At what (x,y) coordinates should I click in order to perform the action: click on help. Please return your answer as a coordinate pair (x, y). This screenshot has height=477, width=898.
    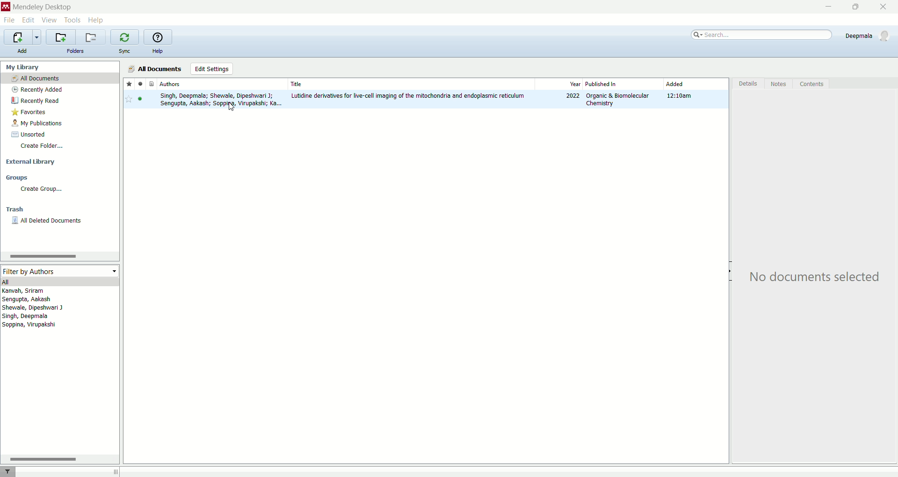
    Looking at the image, I should click on (157, 51).